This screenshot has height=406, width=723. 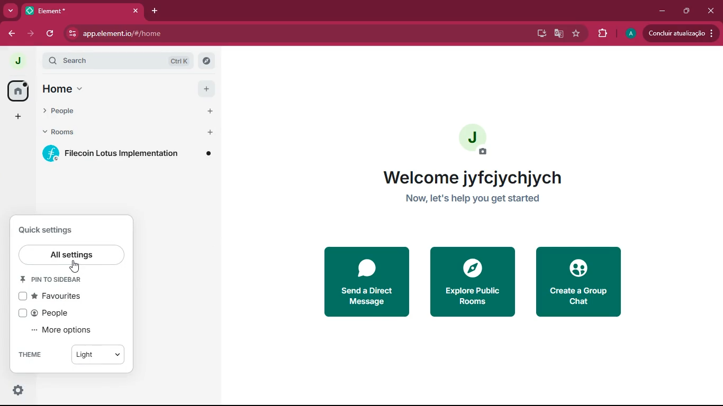 I want to click on light, so click(x=97, y=354).